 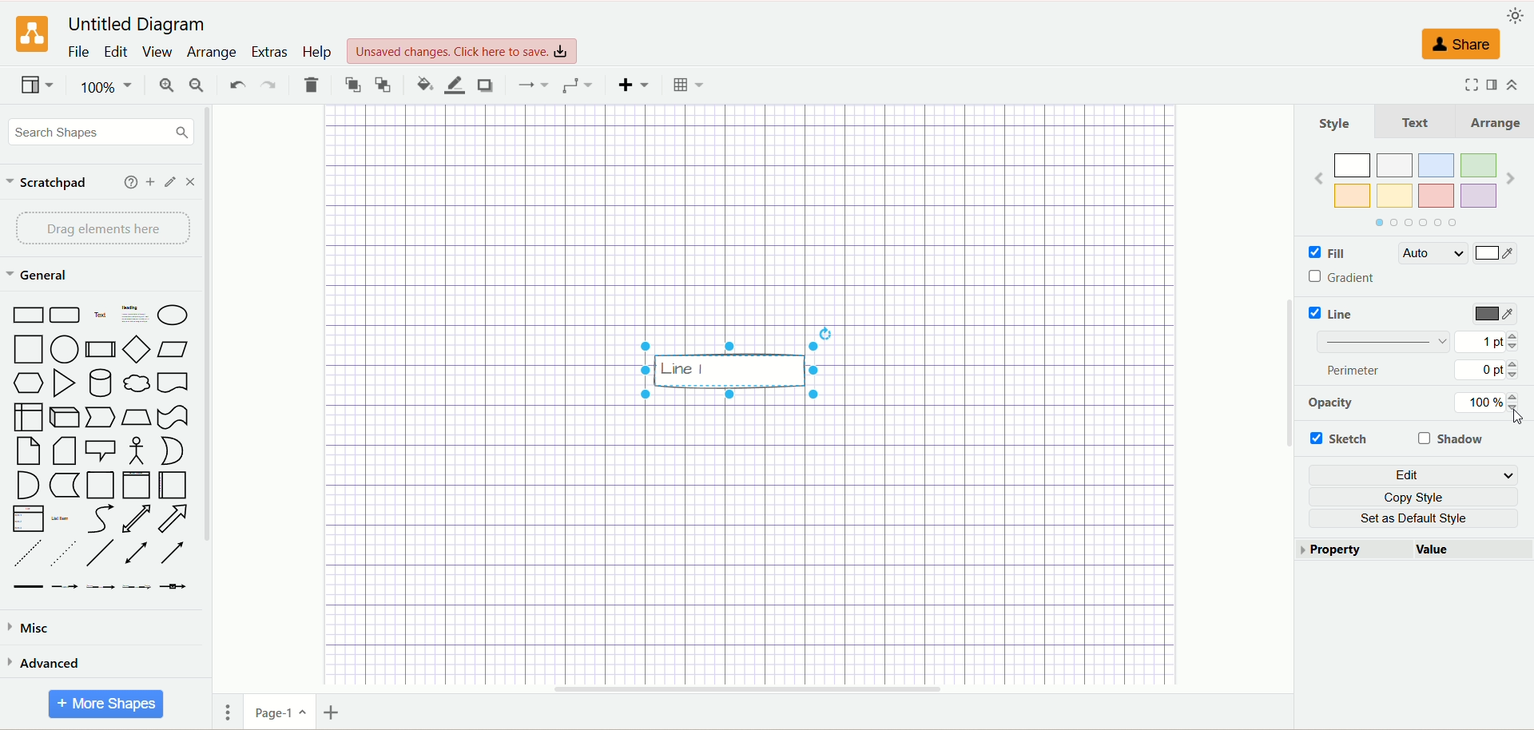 I want to click on Textbox, so click(x=133, y=314).